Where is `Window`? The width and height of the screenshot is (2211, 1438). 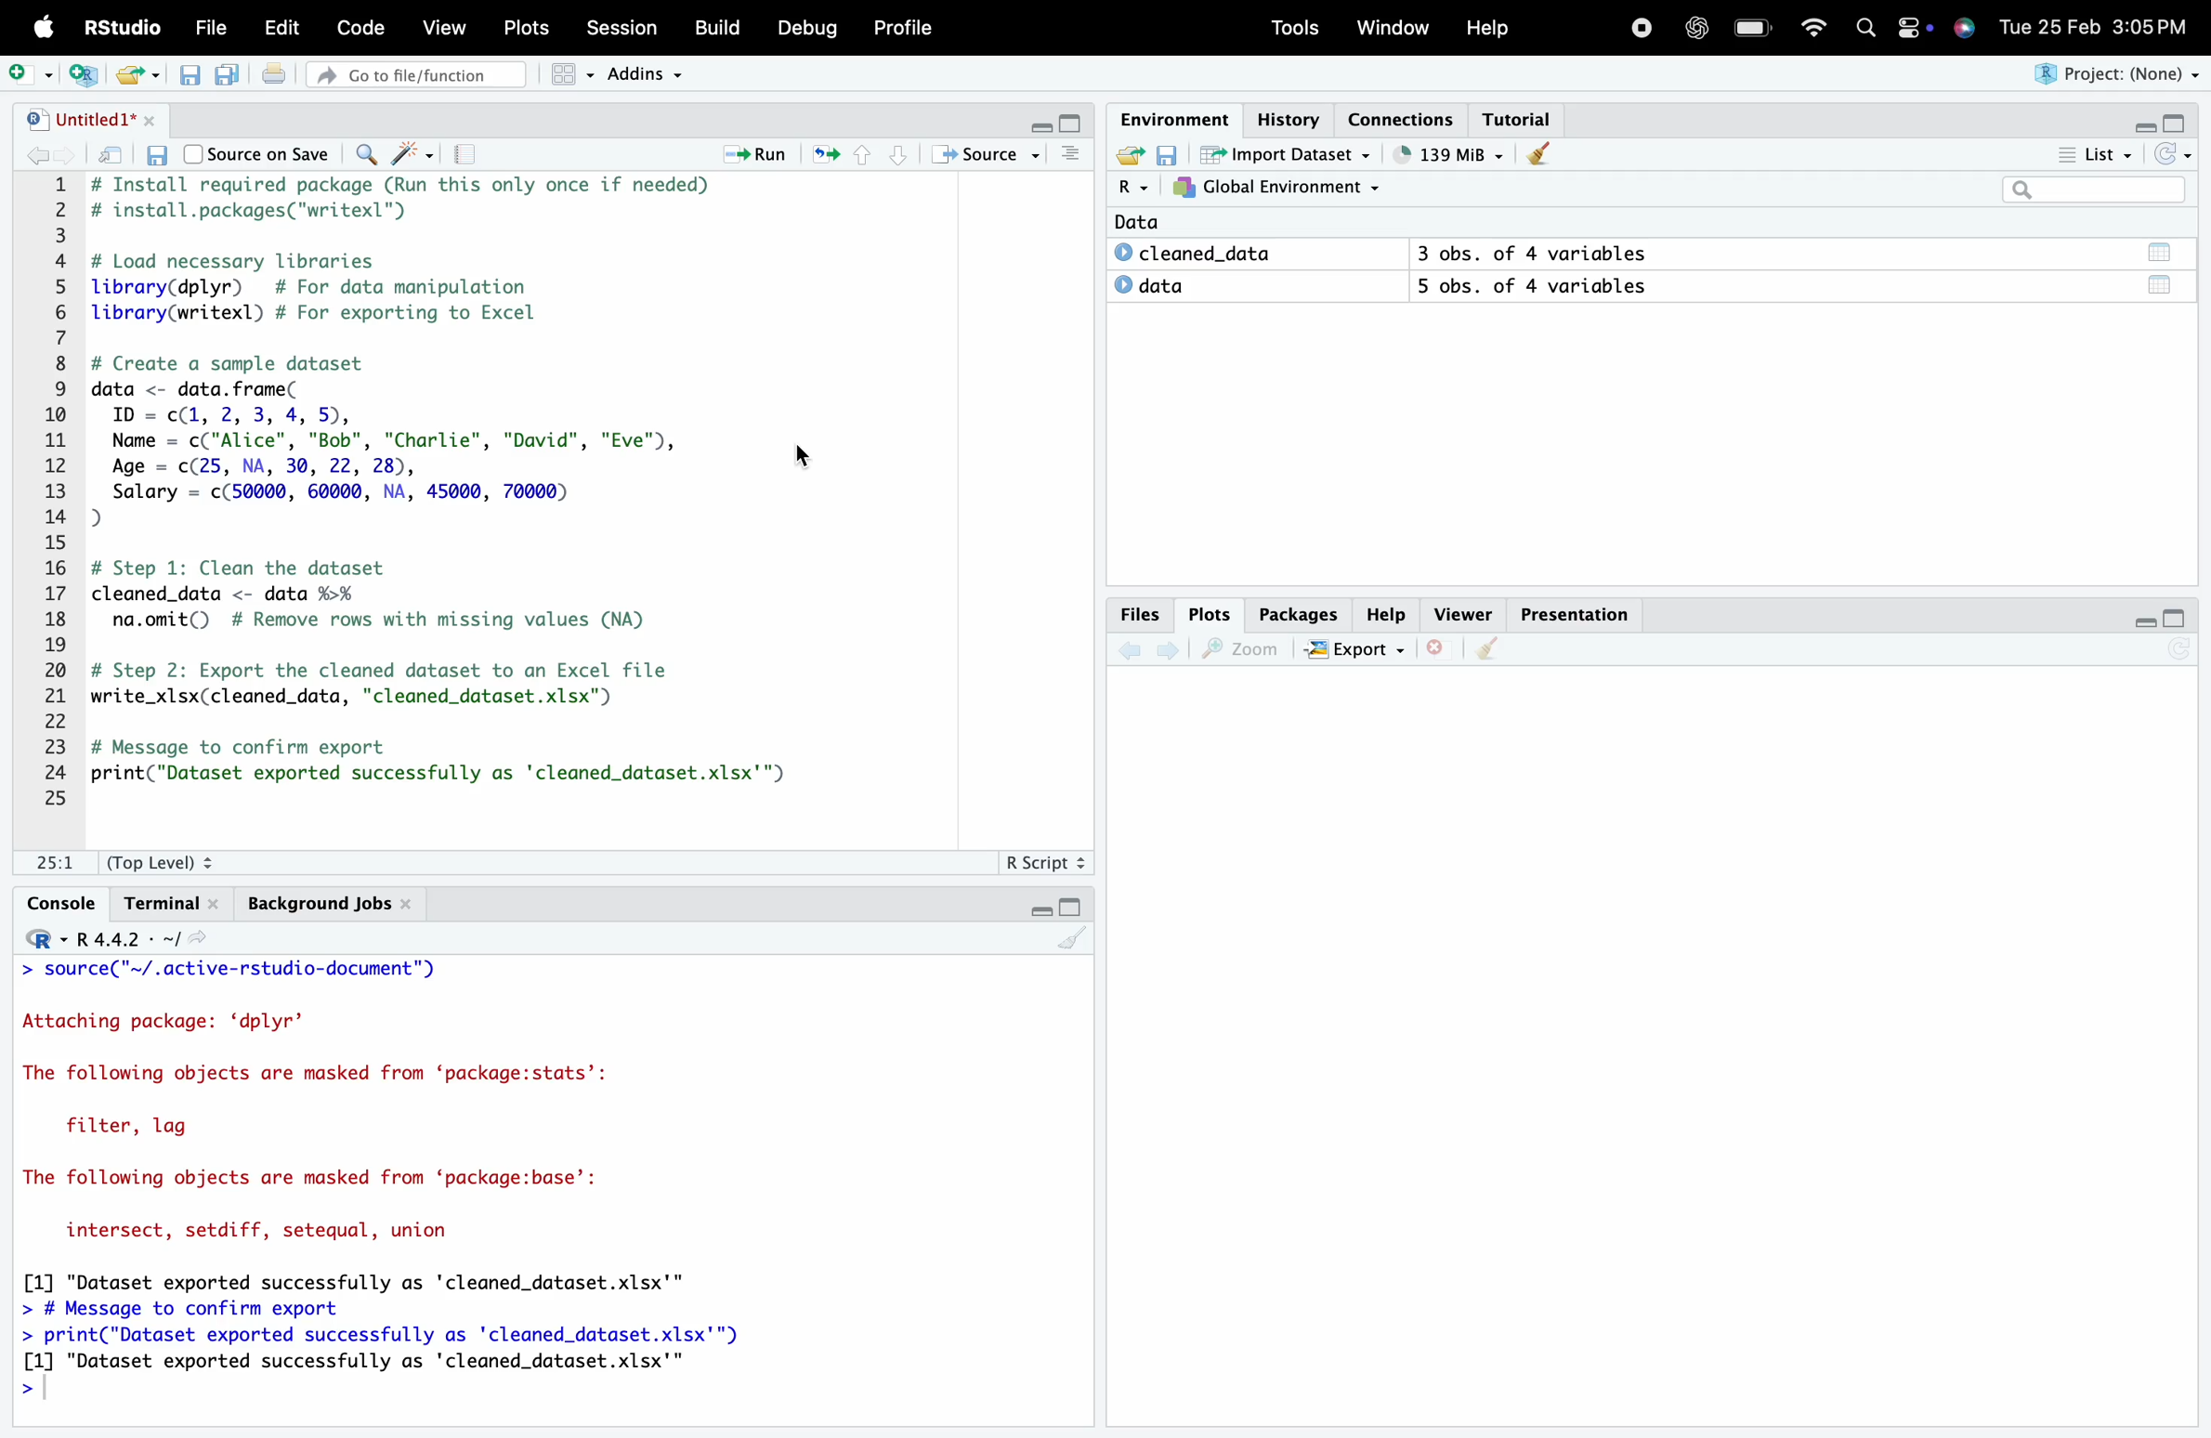
Window is located at coordinates (1396, 30).